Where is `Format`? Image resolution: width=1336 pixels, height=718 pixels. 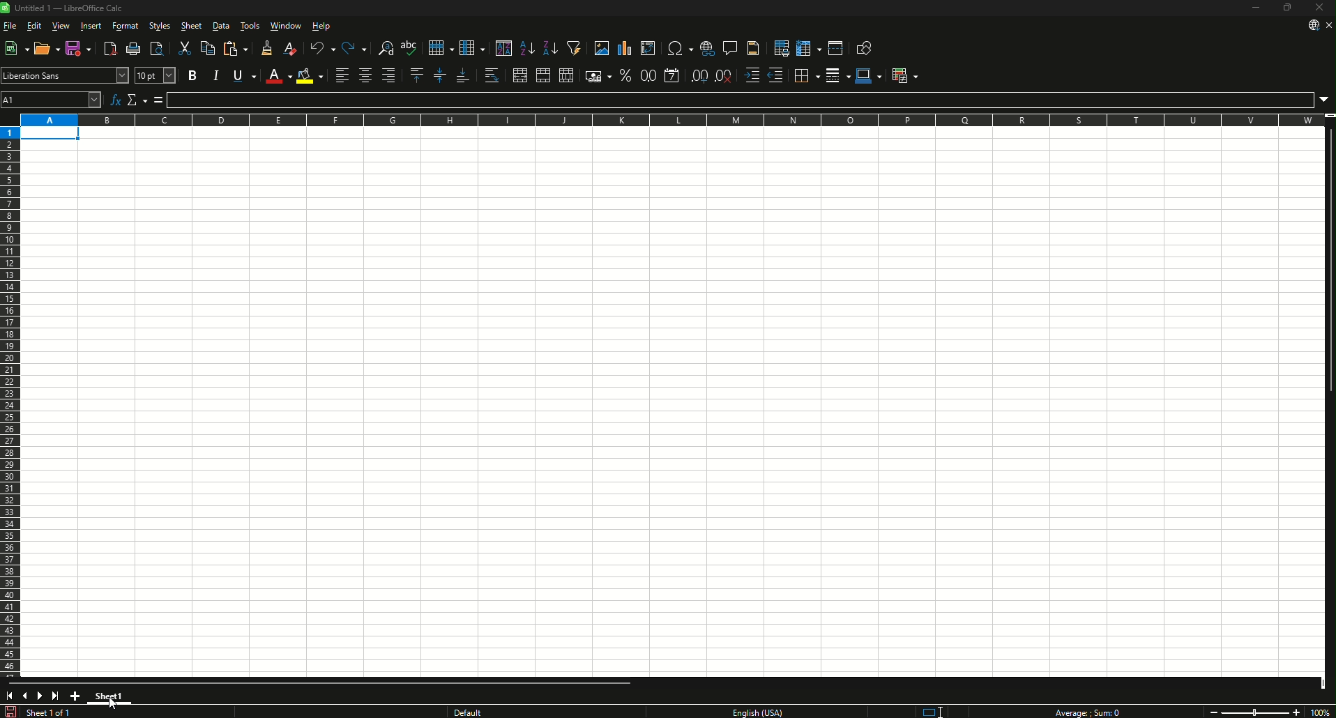 Format is located at coordinates (126, 25).